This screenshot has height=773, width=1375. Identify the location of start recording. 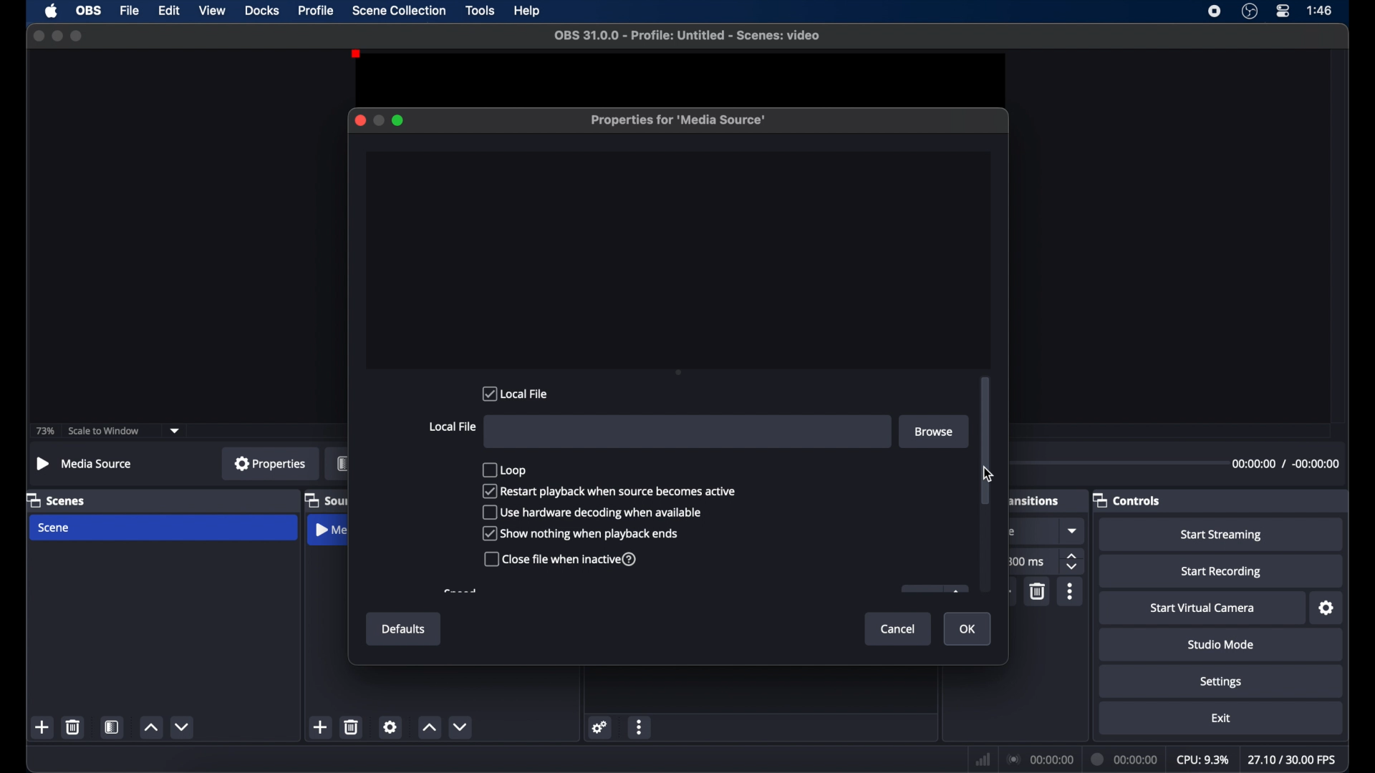
(1223, 572).